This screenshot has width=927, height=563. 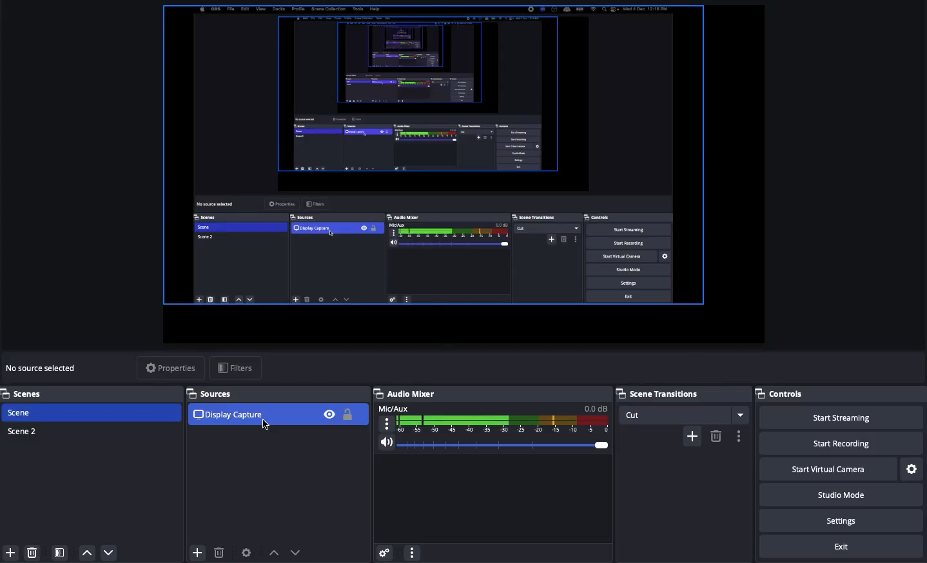 I want to click on Mic aux, so click(x=494, y=417).